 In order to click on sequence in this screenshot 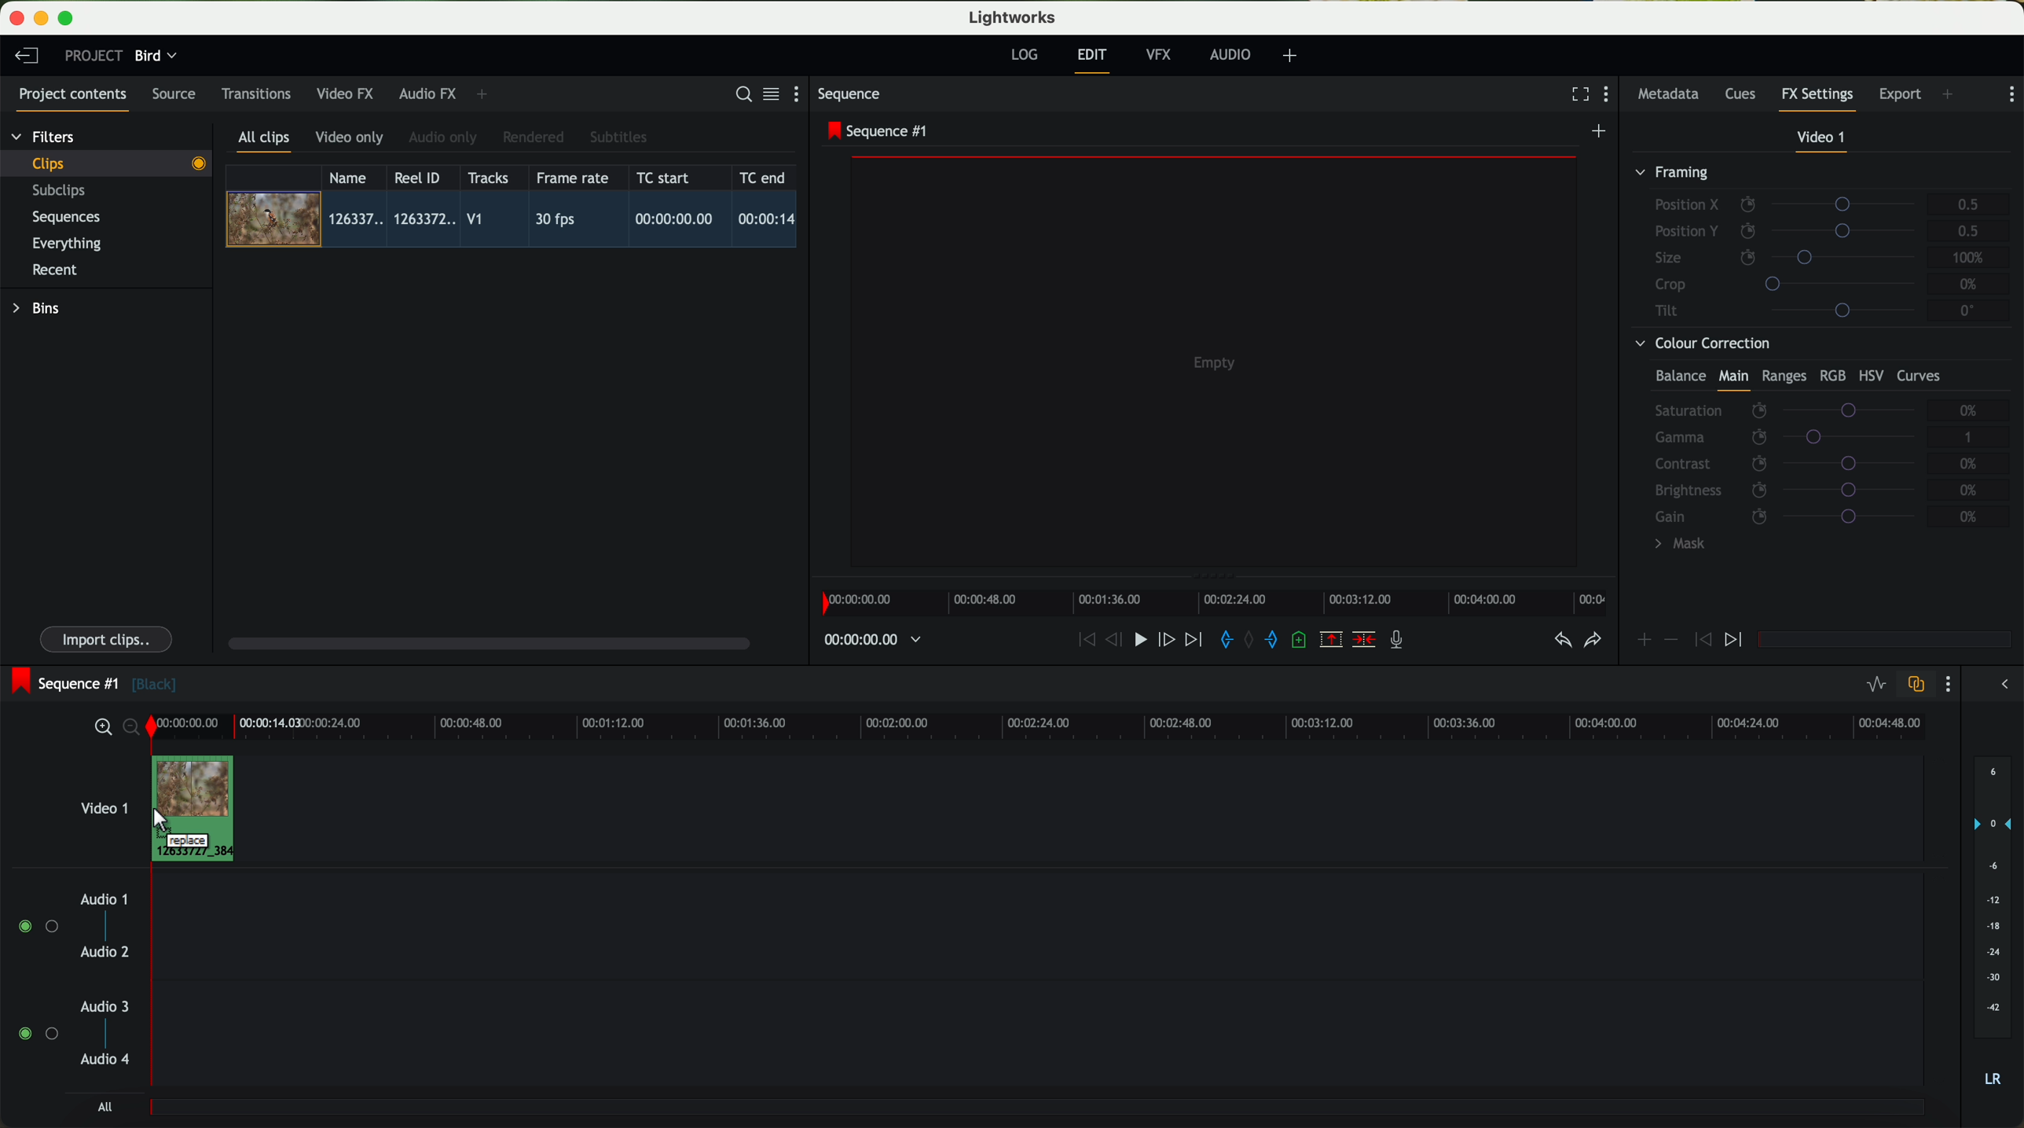, I will do `click(849, 94)`.